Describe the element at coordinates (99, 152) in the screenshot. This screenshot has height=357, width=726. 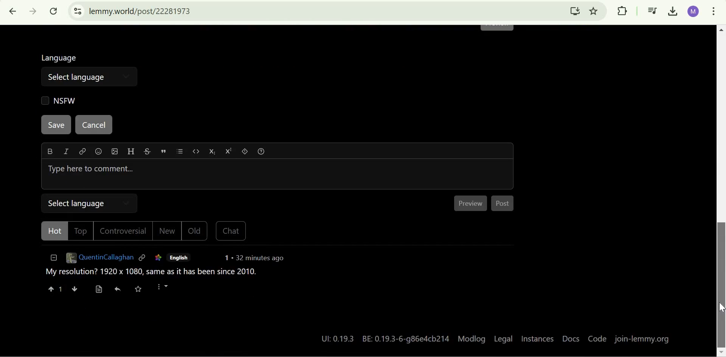
I see `emoji` at that location.